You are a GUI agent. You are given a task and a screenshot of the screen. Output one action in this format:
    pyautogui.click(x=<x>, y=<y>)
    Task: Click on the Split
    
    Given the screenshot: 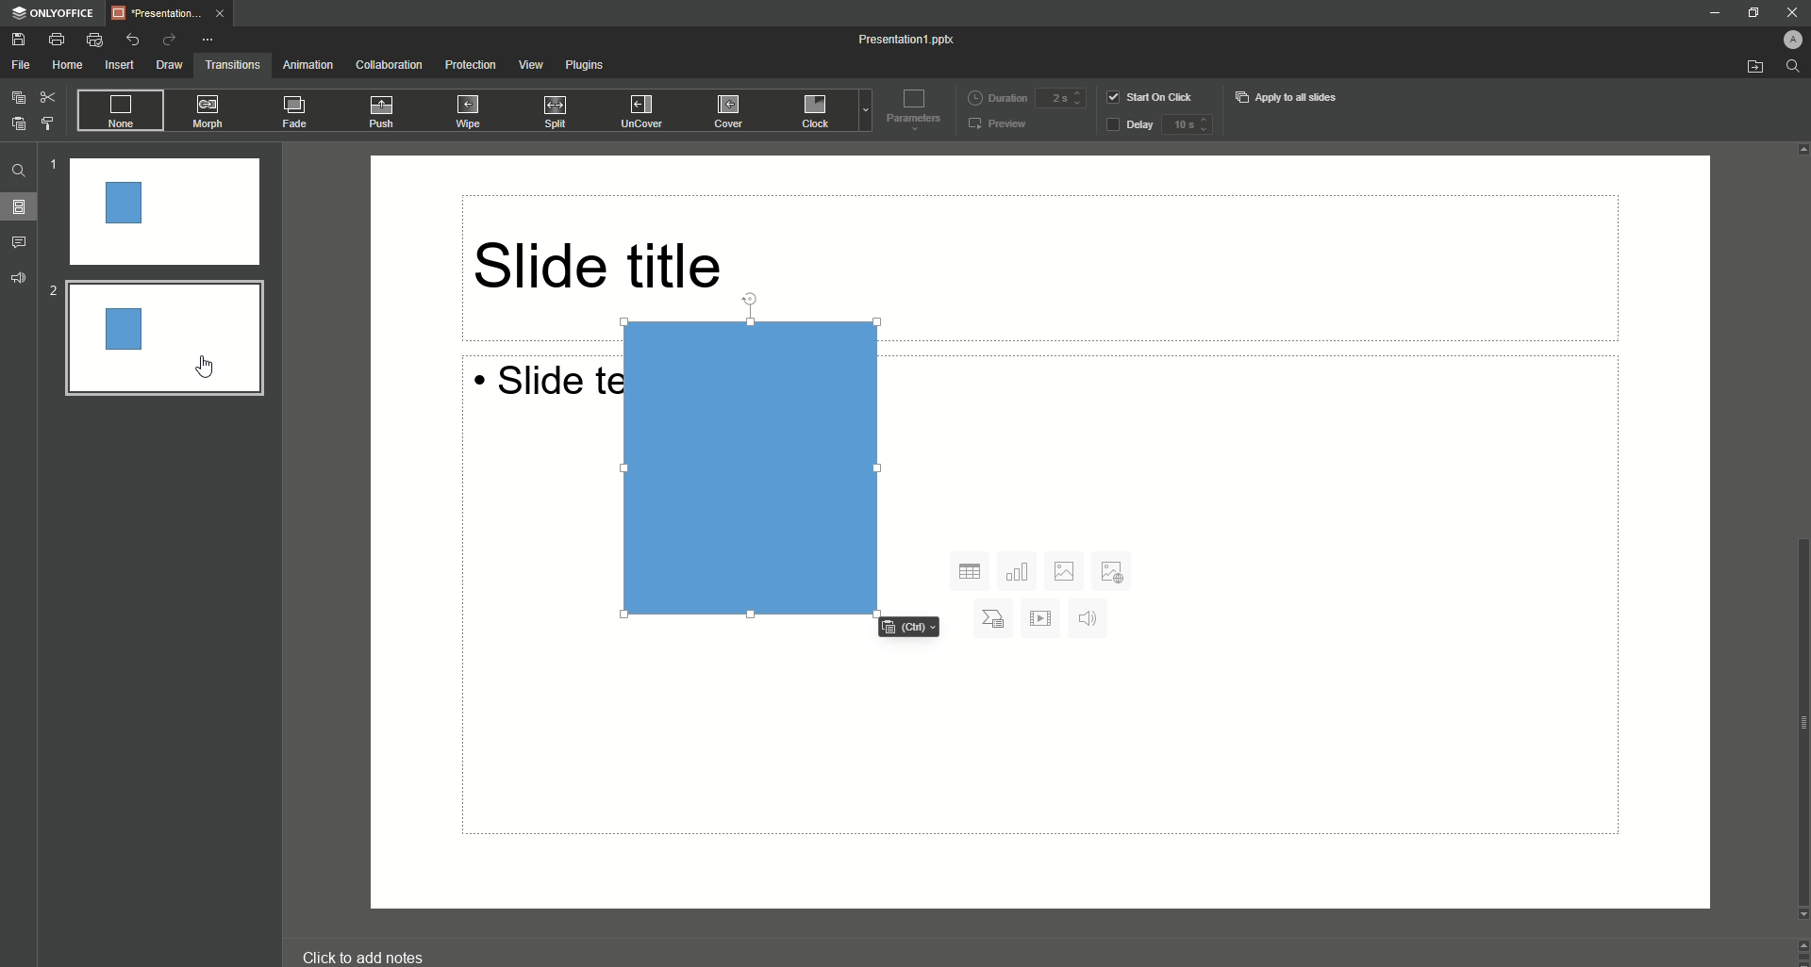 What is the action you would take?
    pyautogui.click(x=560, y=111)
    